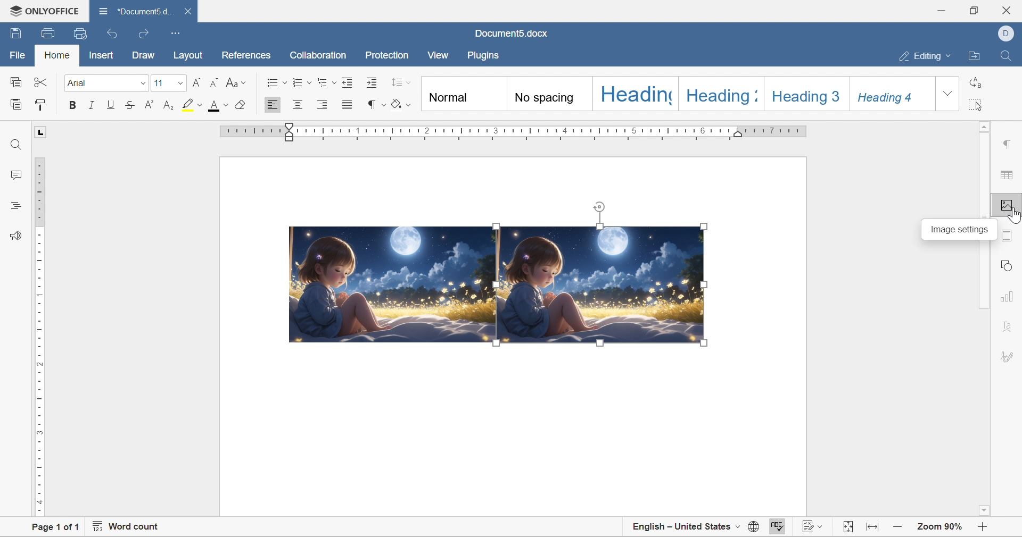 The width and height of the screenshot is (1022, 537). What do you see at coordinates (320, 56) in the screenshot?
I see `collaboration` at bounding box center [320, 56].